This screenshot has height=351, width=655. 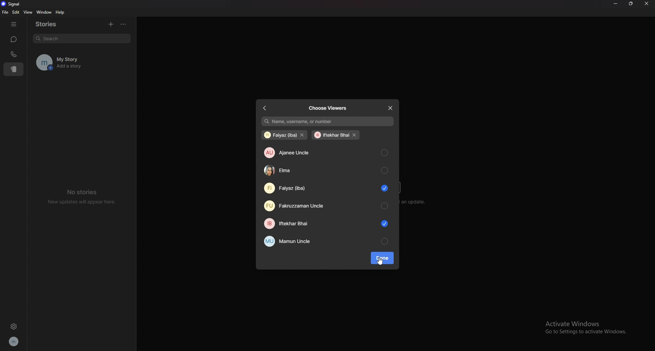 I want to click on view, so click(x=28, y=12).